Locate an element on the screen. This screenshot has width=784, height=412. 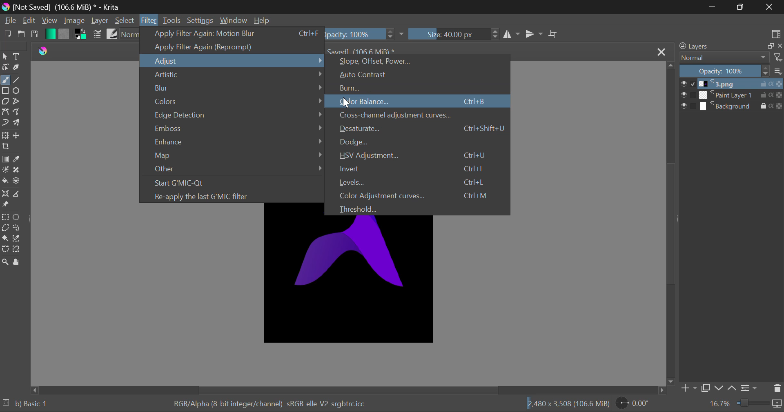
Line is located at coordinates (18, 80).